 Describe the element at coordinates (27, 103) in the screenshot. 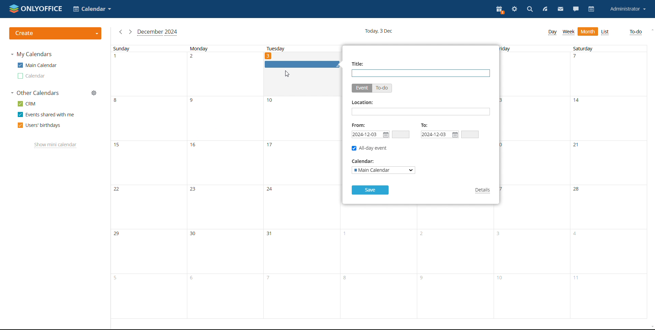

I see `crm` at that location.